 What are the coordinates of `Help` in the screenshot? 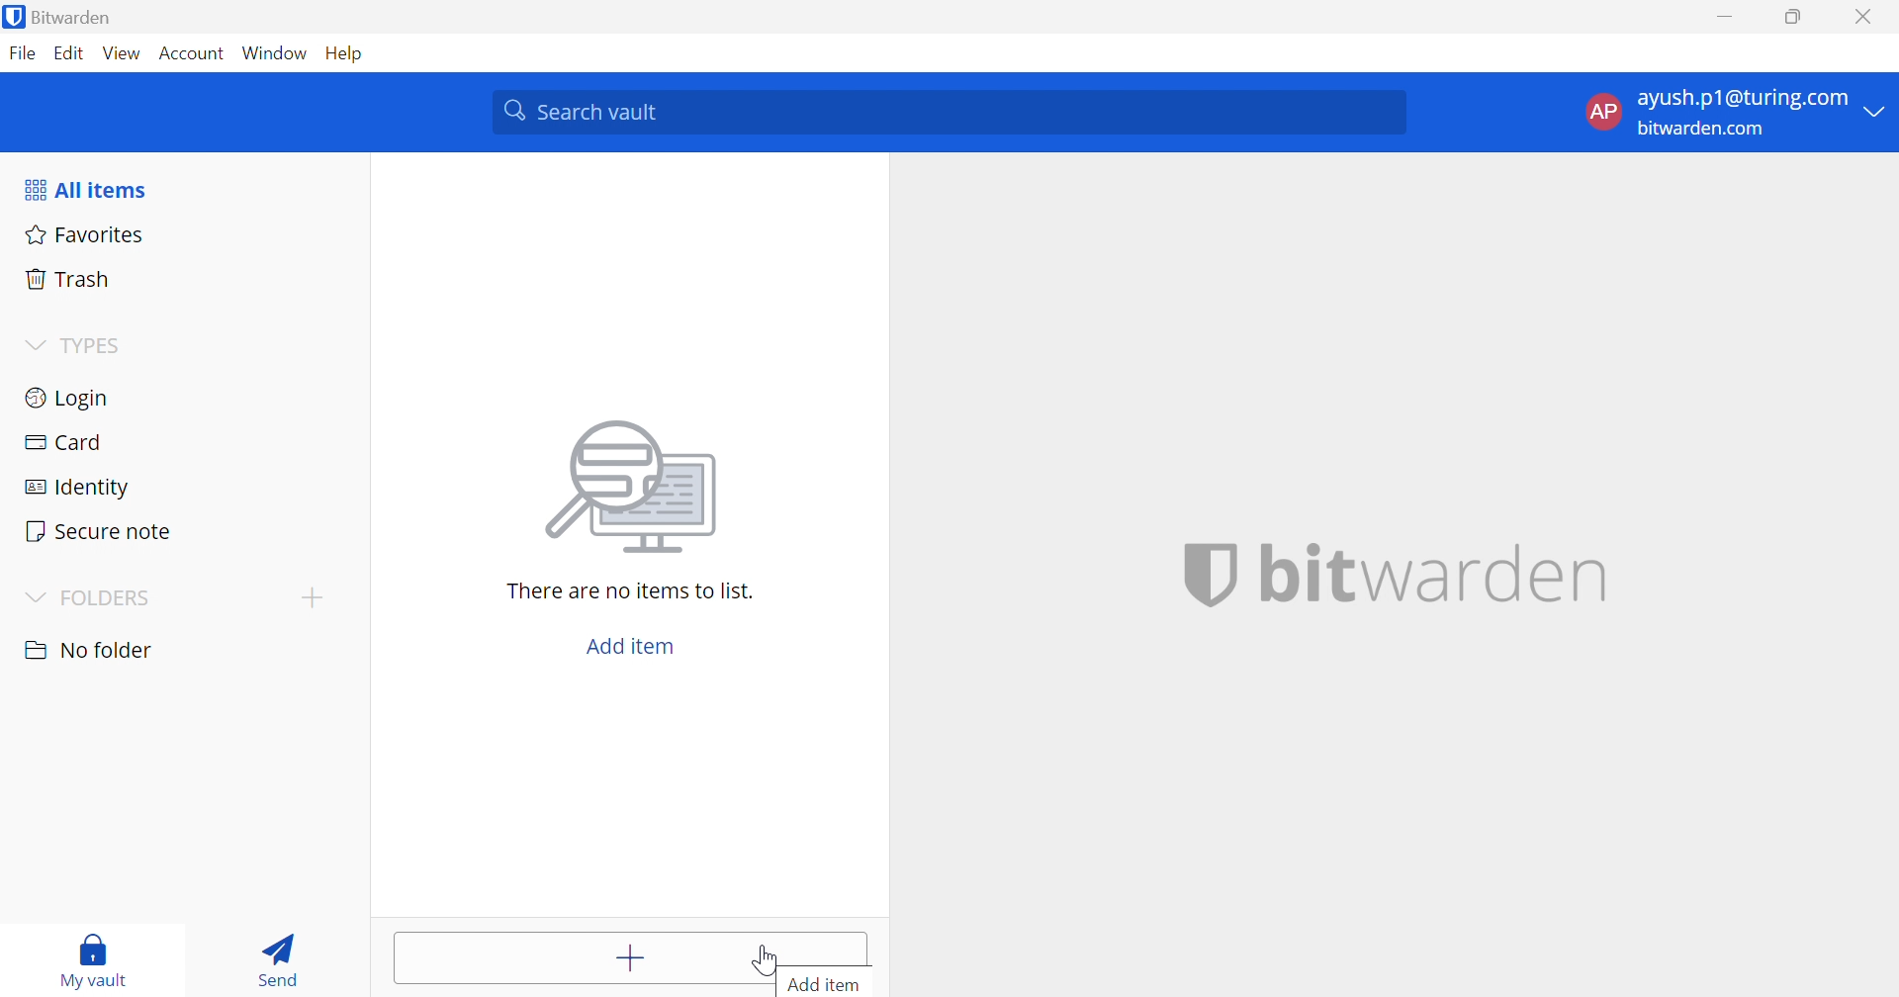 It's located at (343, 53).